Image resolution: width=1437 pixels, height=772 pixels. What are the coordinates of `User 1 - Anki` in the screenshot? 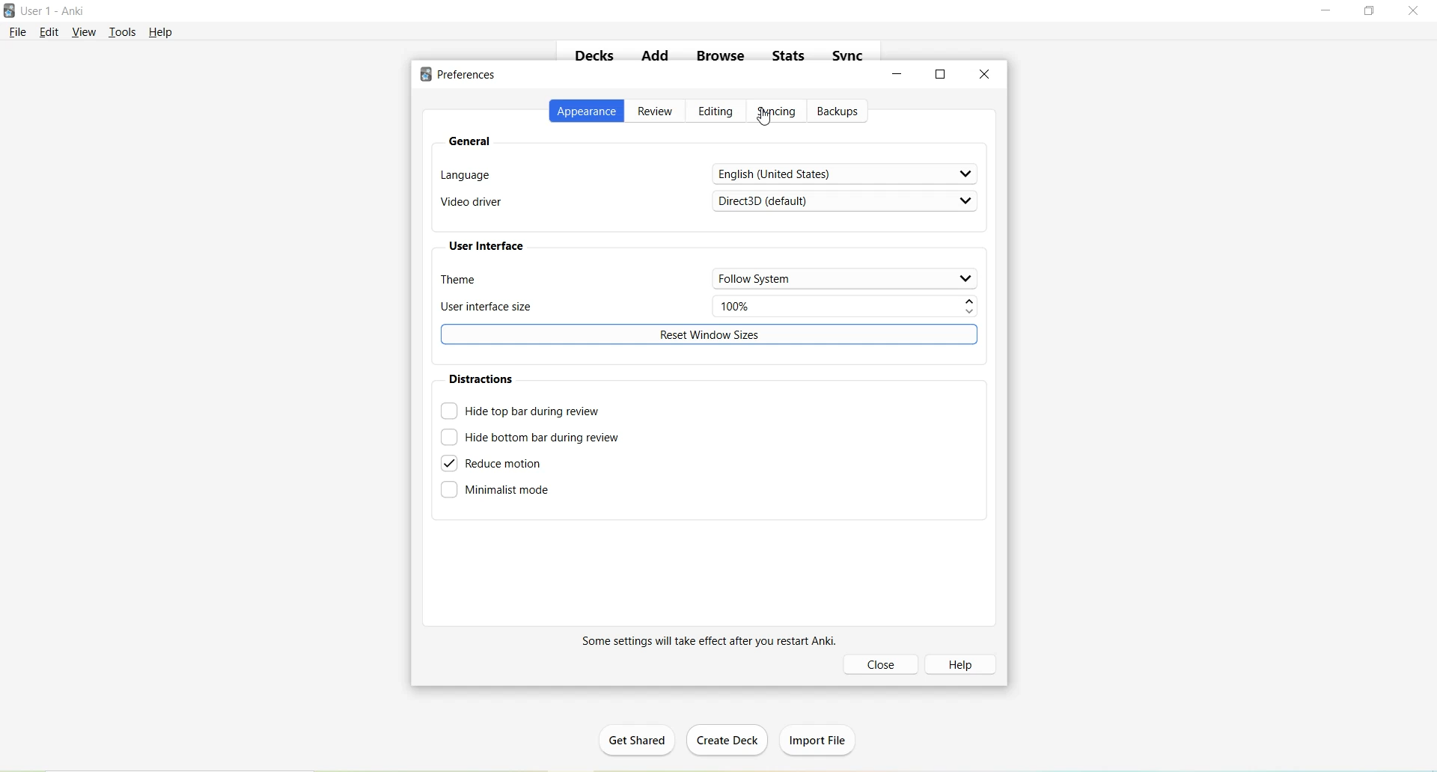 It's located at (55, 12).